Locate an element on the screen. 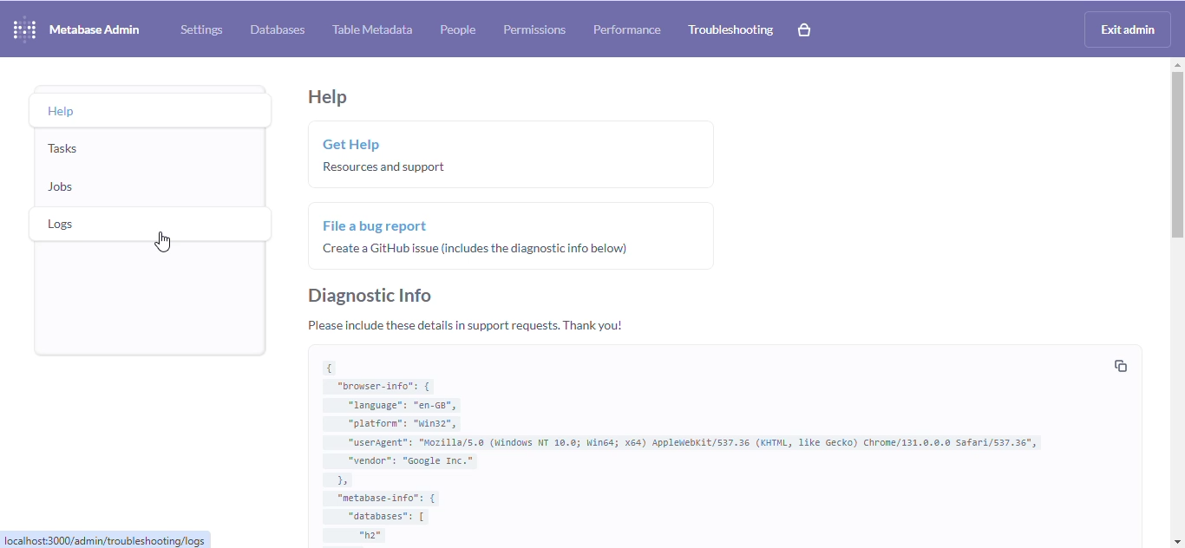 This screenshot has height=548, width=1185. people is located at coordinates (458, 29).